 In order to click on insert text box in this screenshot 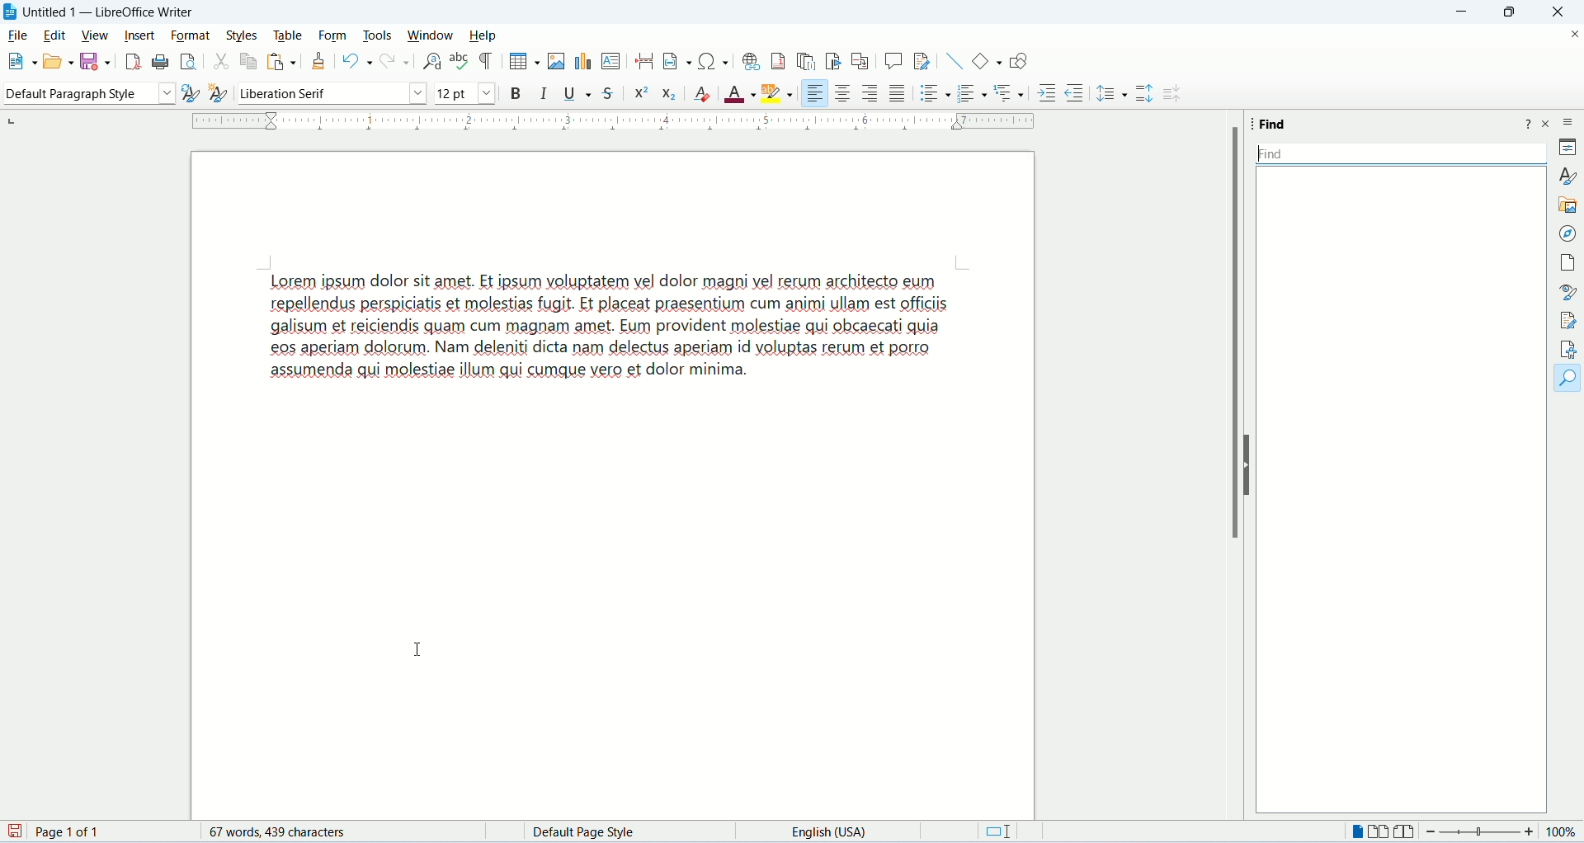, I will do `click(611, 61)`.